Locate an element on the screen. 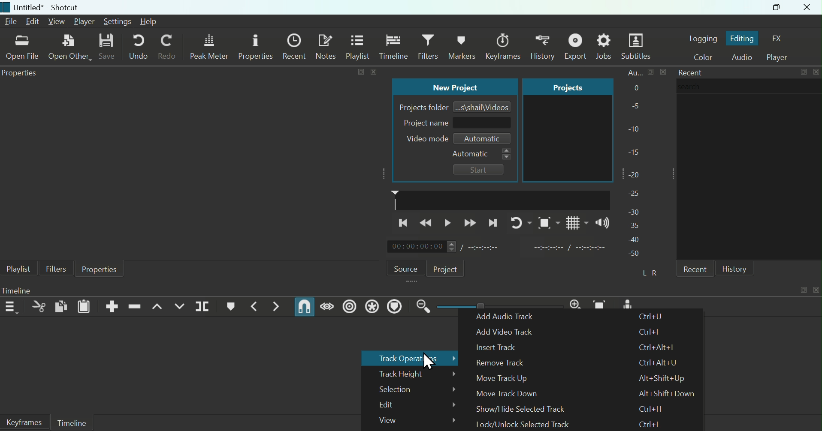 The image size is (822, 431). Projects is located at coordinates (559, 87).